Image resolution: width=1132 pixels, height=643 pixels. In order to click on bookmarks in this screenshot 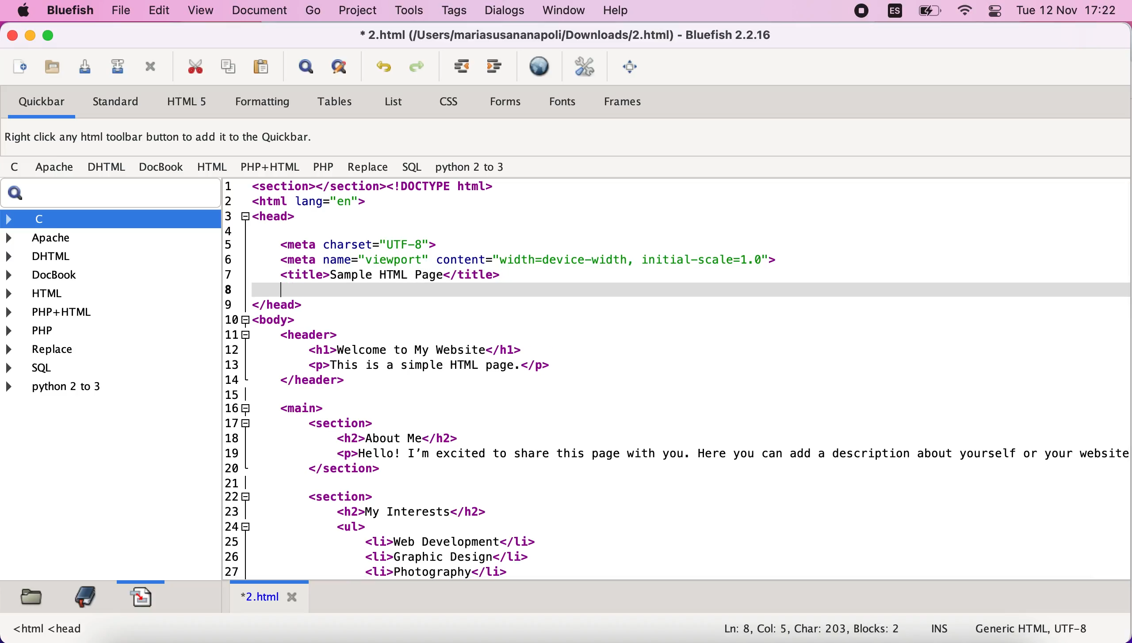, I will do `click(87, 598)`.